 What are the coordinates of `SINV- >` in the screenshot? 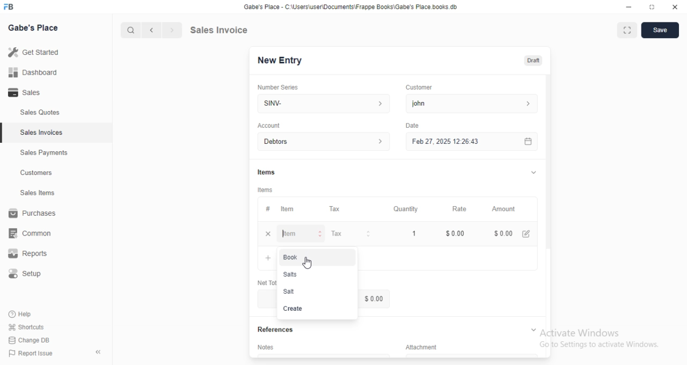 It's located at (320, 104).